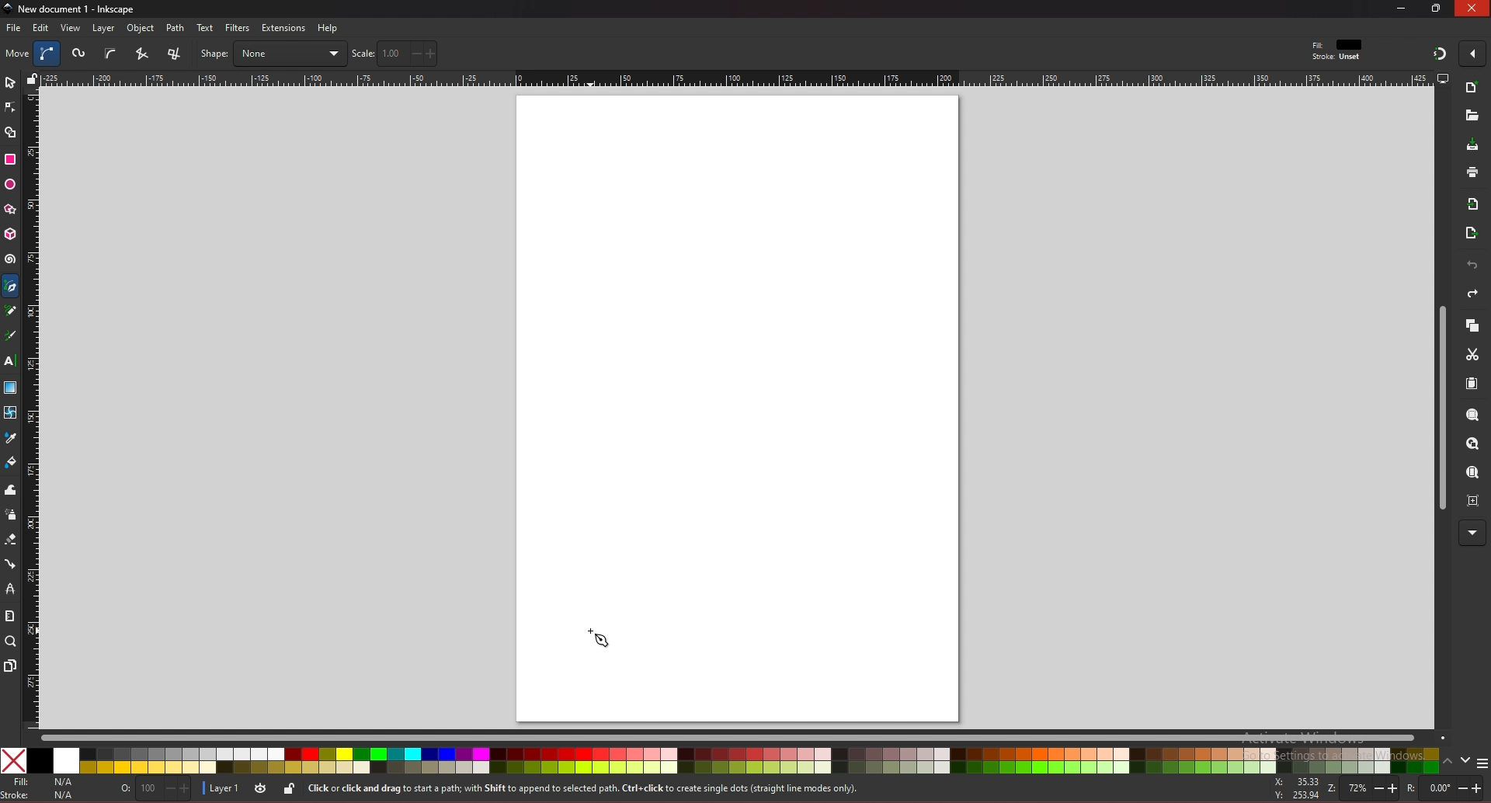 This screenshot has height=803, width=1491. What do you see at coordinates (582, 789) in the screenshot?
I see `info` at bounding box center [582, 789].